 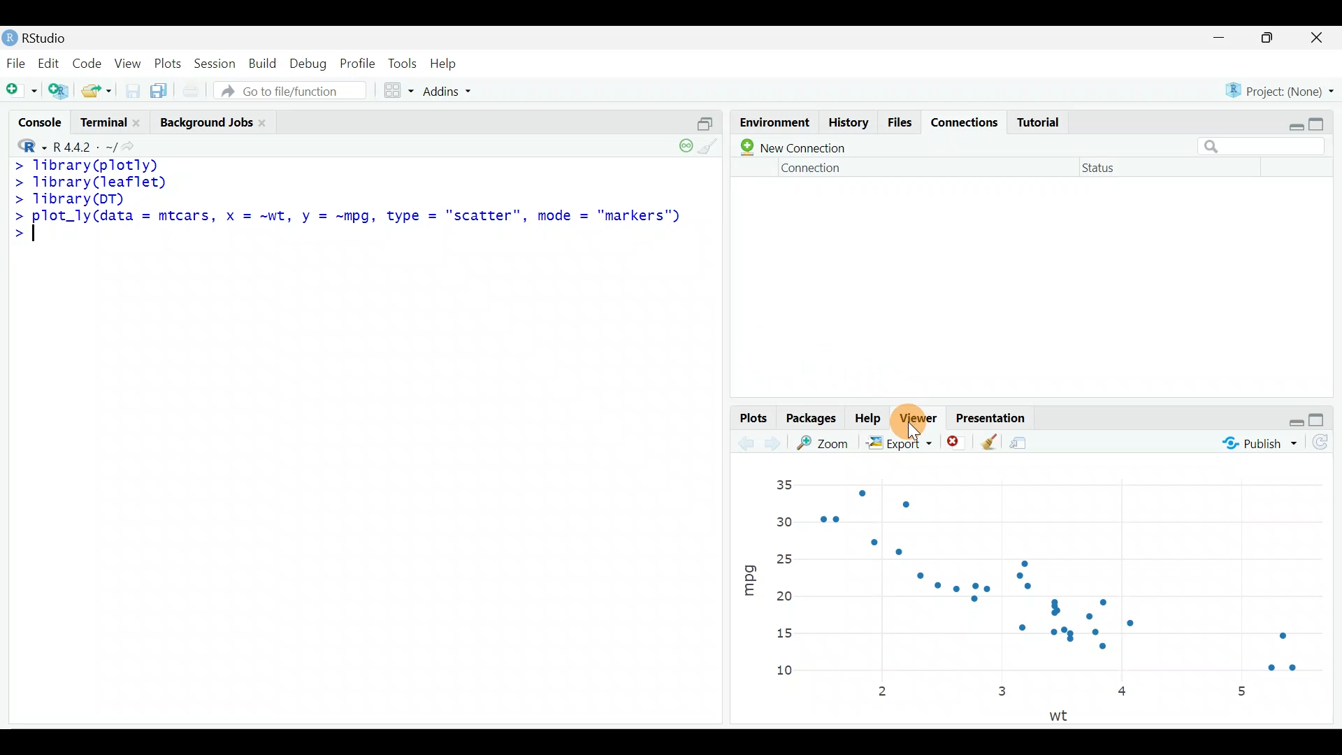 What do you see at coordinates (135, 90) in the screenshot?
I see `Save current document` at bounding box center [135, 90].